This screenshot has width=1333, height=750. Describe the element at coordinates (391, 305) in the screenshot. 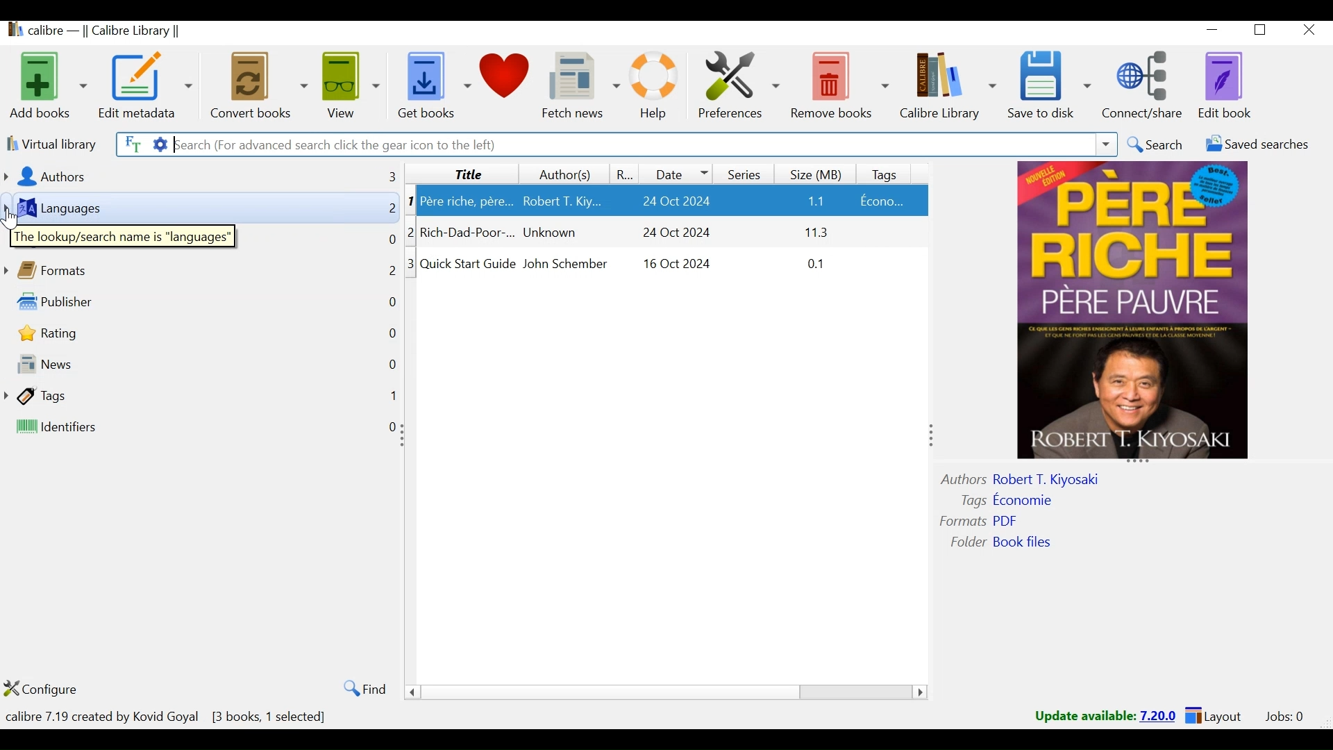

I see `0` at that location.